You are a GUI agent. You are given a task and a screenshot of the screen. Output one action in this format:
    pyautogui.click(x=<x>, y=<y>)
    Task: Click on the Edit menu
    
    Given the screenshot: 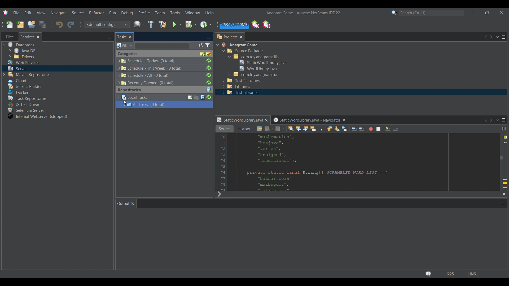 What is the action you would take?
    pyautogui.click(x=28, y=13)
    